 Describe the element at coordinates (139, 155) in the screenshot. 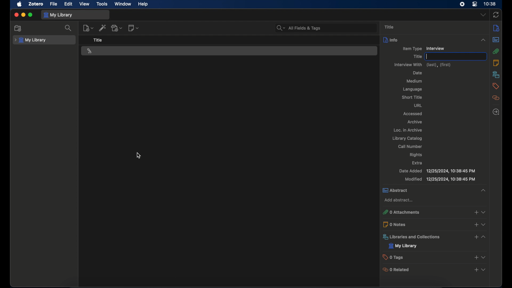

I see `cursor` at that location.